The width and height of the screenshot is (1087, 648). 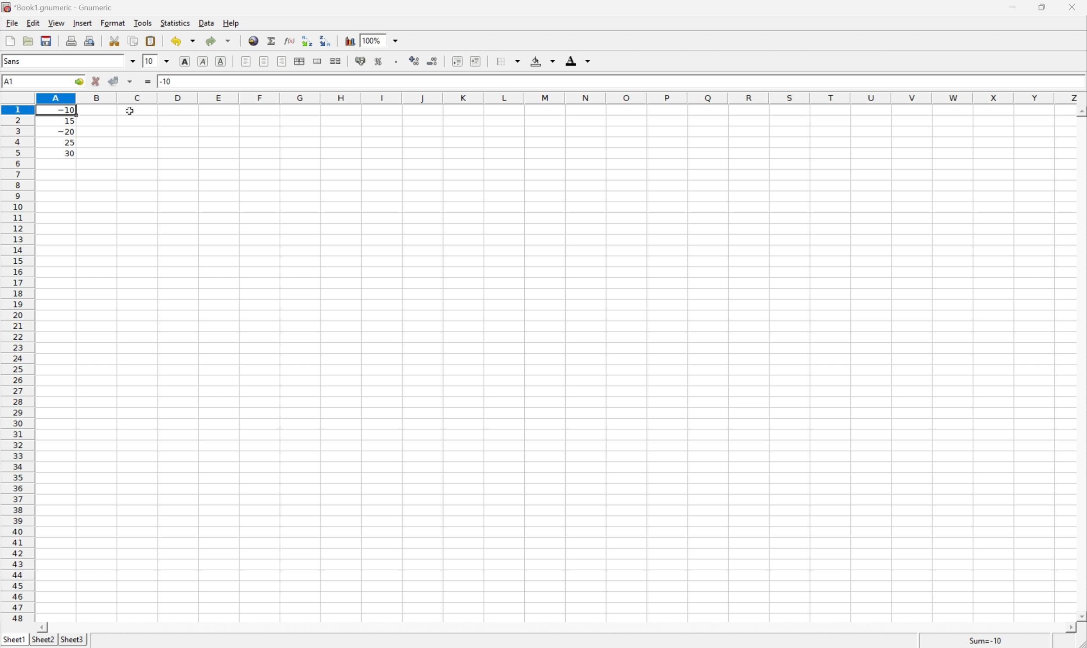 I want to click on center horizontally across the selection, so click(x=300, y=62).